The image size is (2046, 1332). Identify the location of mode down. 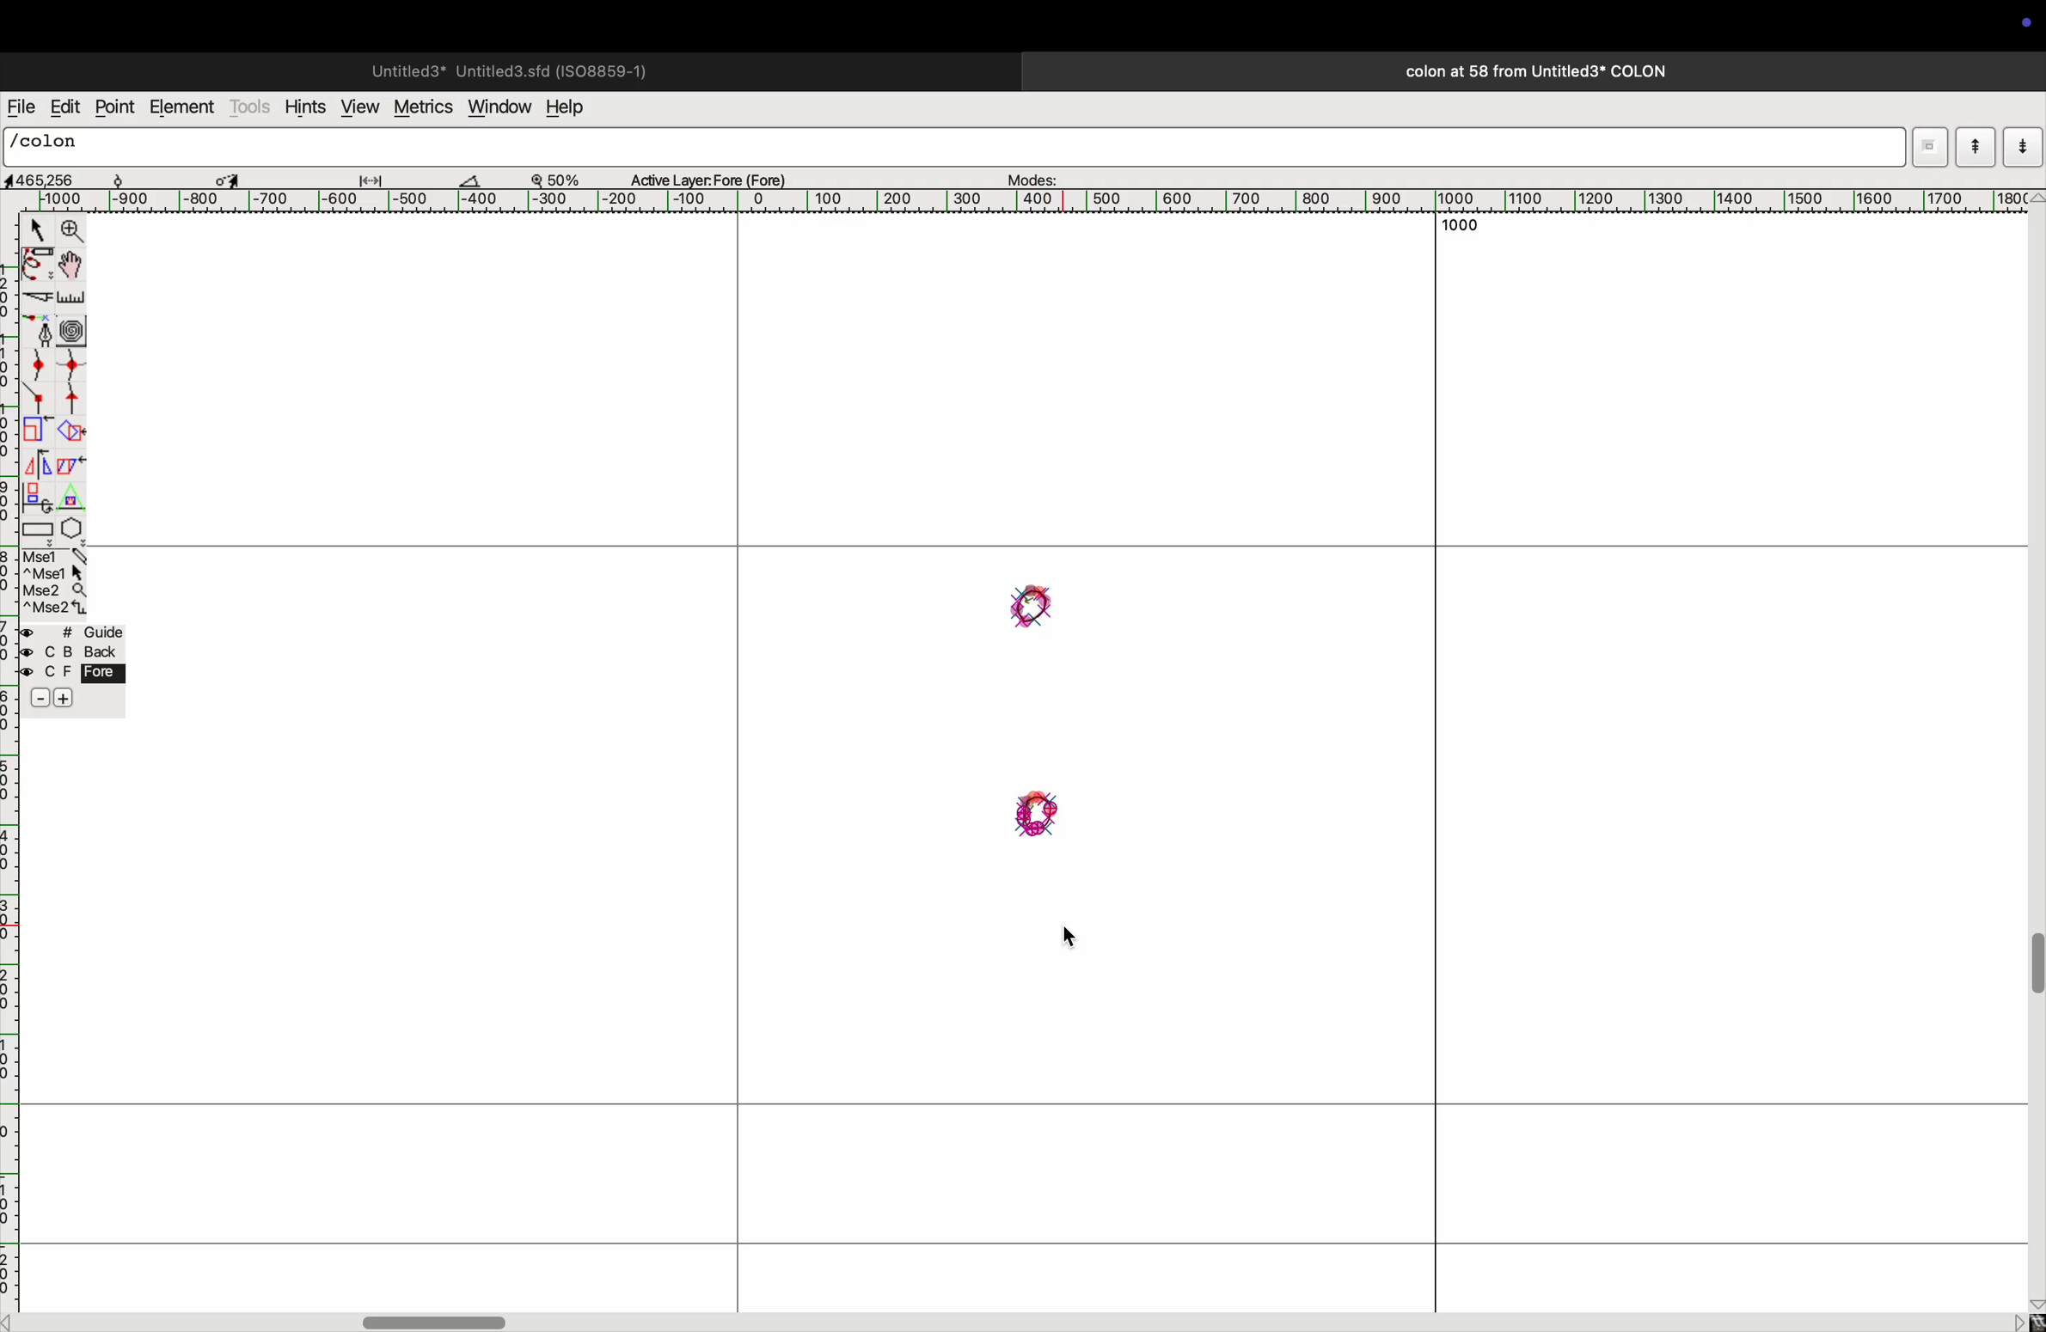
(2022, 145).